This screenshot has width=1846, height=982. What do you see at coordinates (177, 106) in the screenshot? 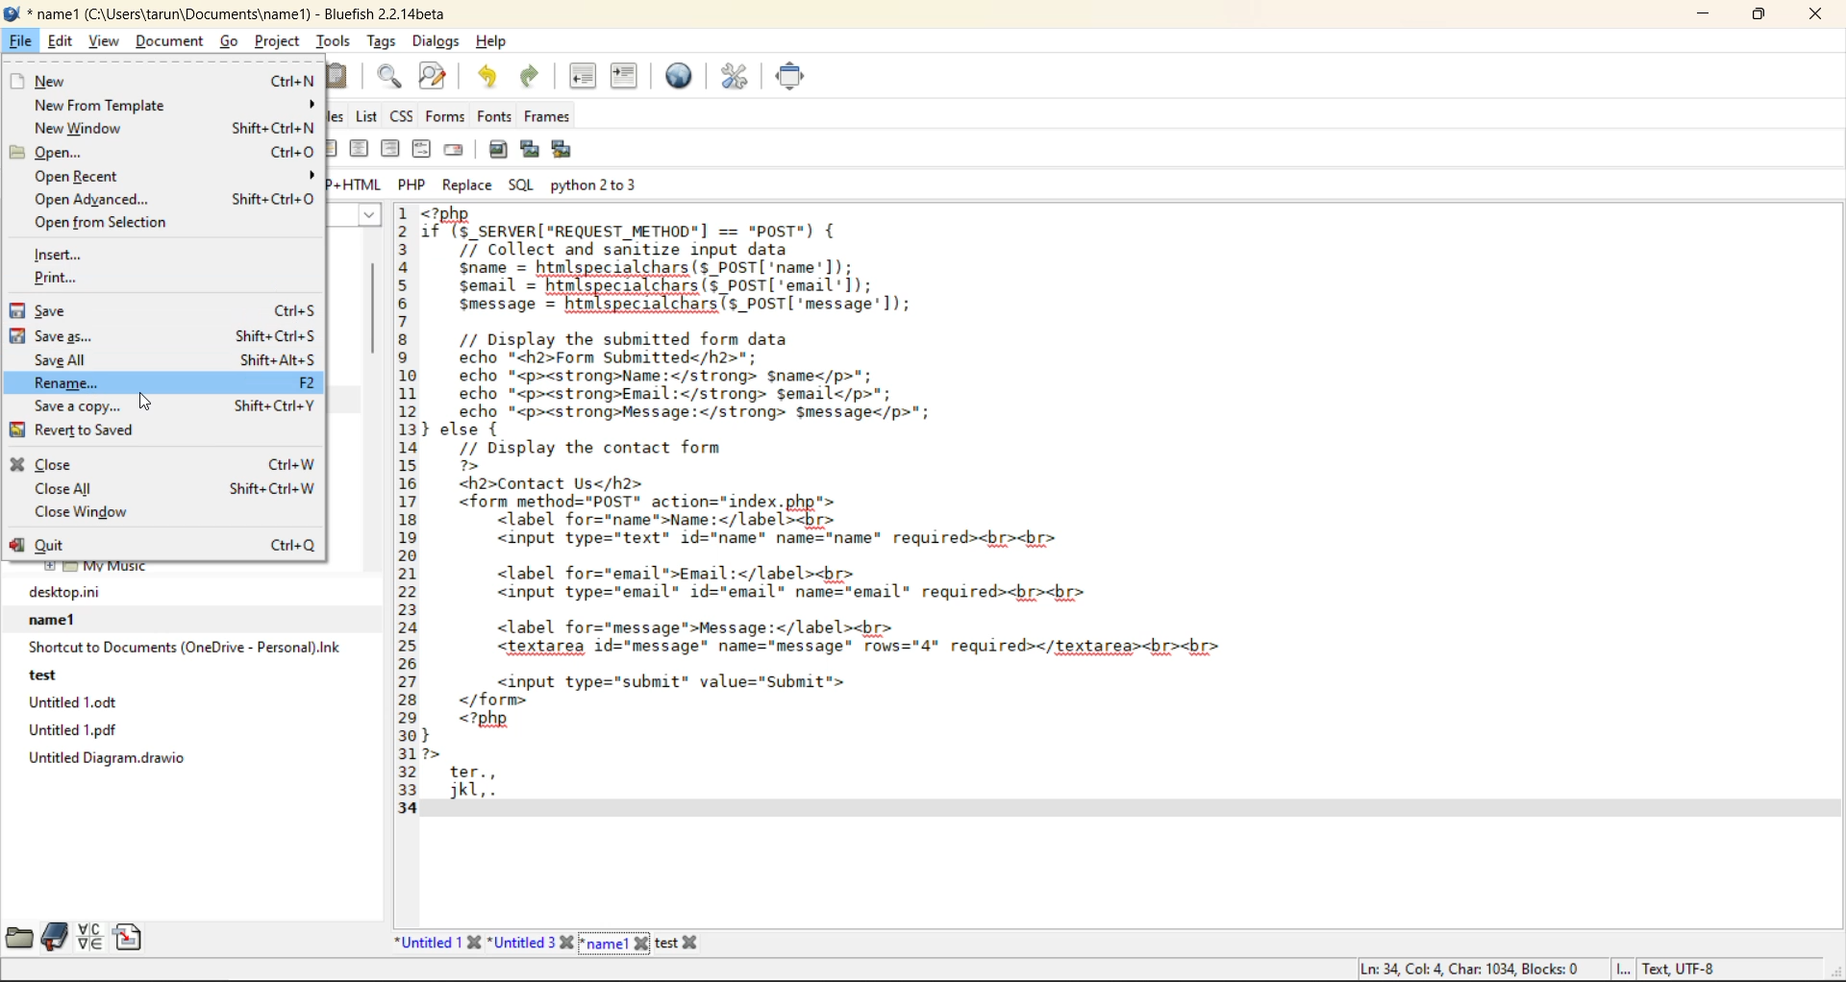
I see `new from template` at bounding box center [177, 106].